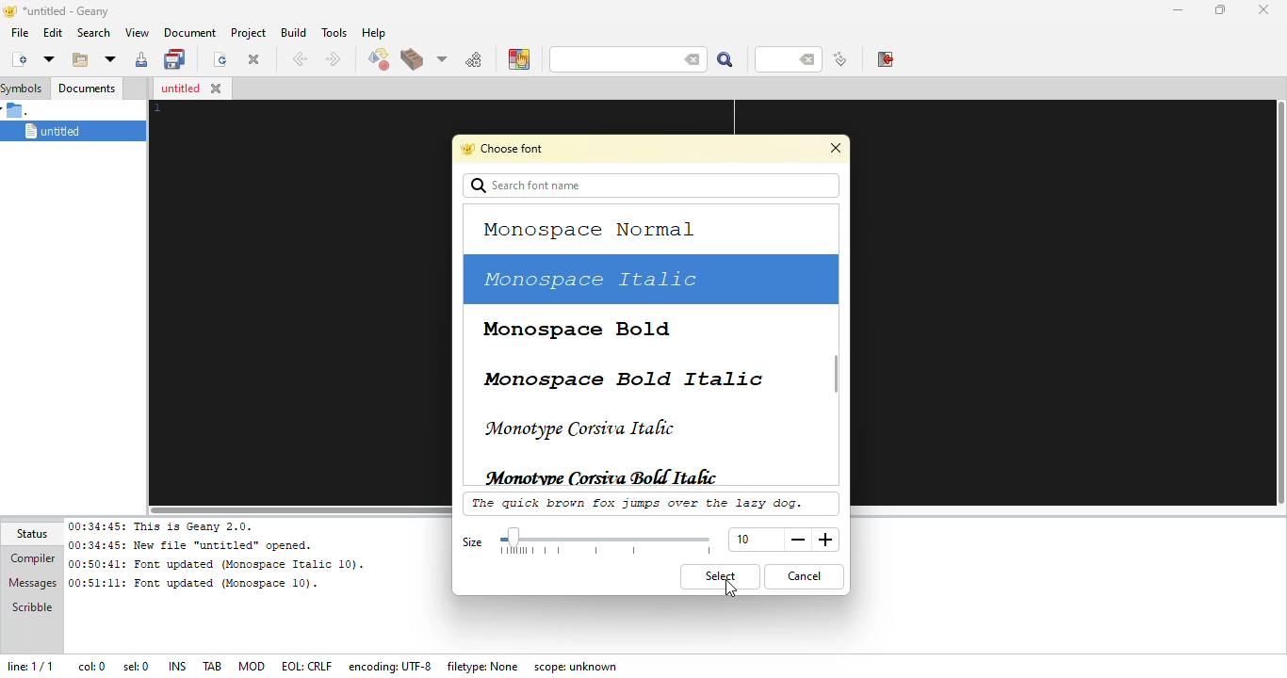 The height and width of the screenshot is (678, 1287). I want to click on symbols, so click(24, 88).